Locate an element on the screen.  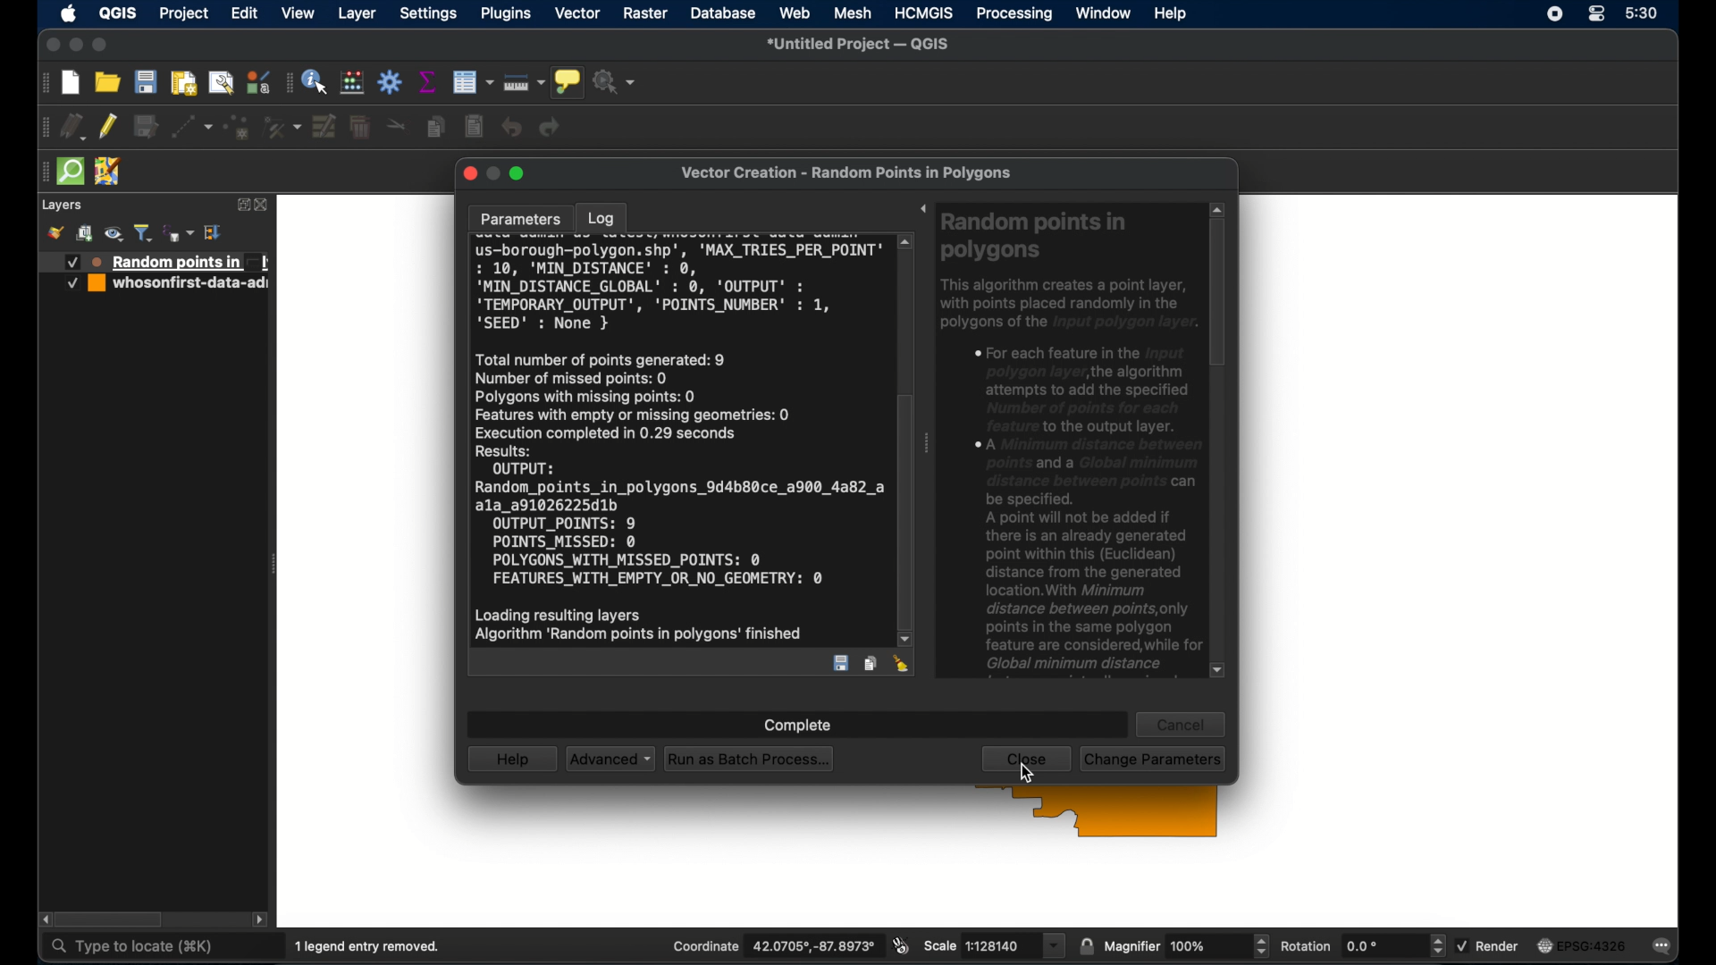
digitized ithsegment is located at coordinates (190, 126).